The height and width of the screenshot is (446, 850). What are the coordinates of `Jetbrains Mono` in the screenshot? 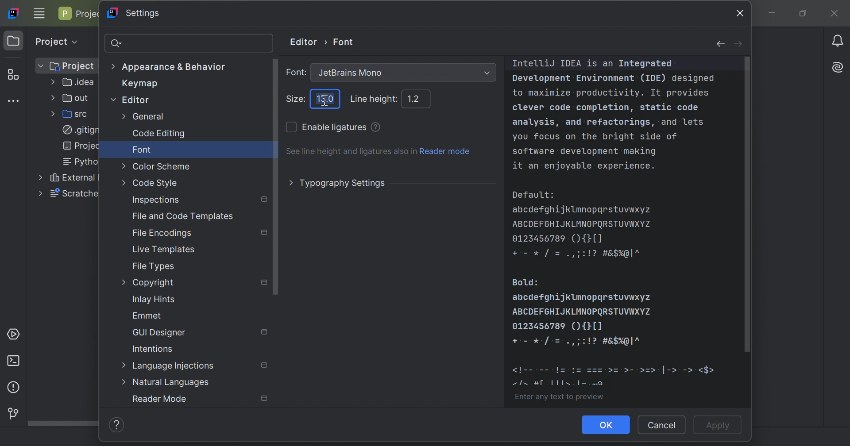 It's located at (350, 73).